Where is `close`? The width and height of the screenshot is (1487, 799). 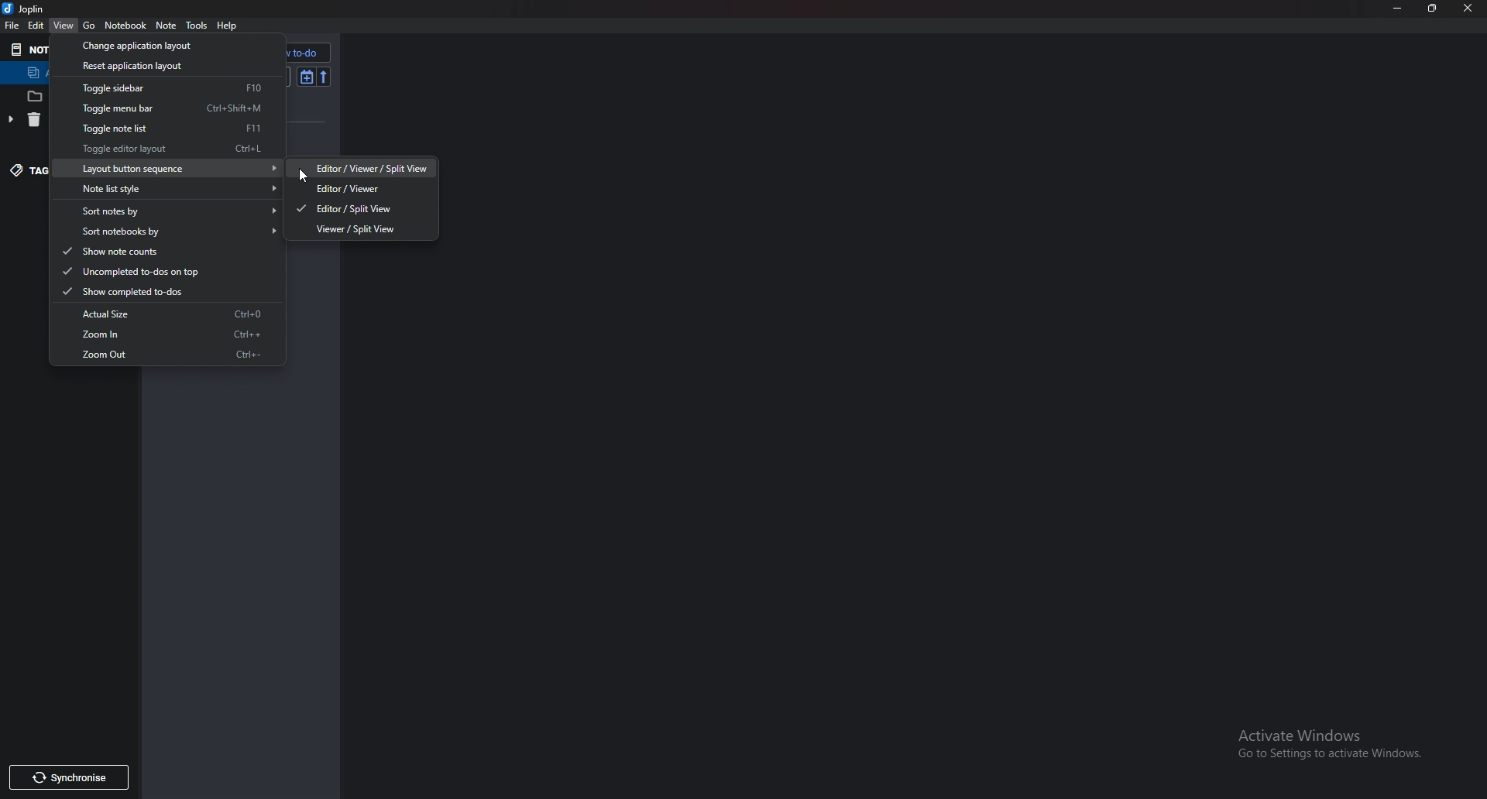 close is located at coordinates (1468, 10).